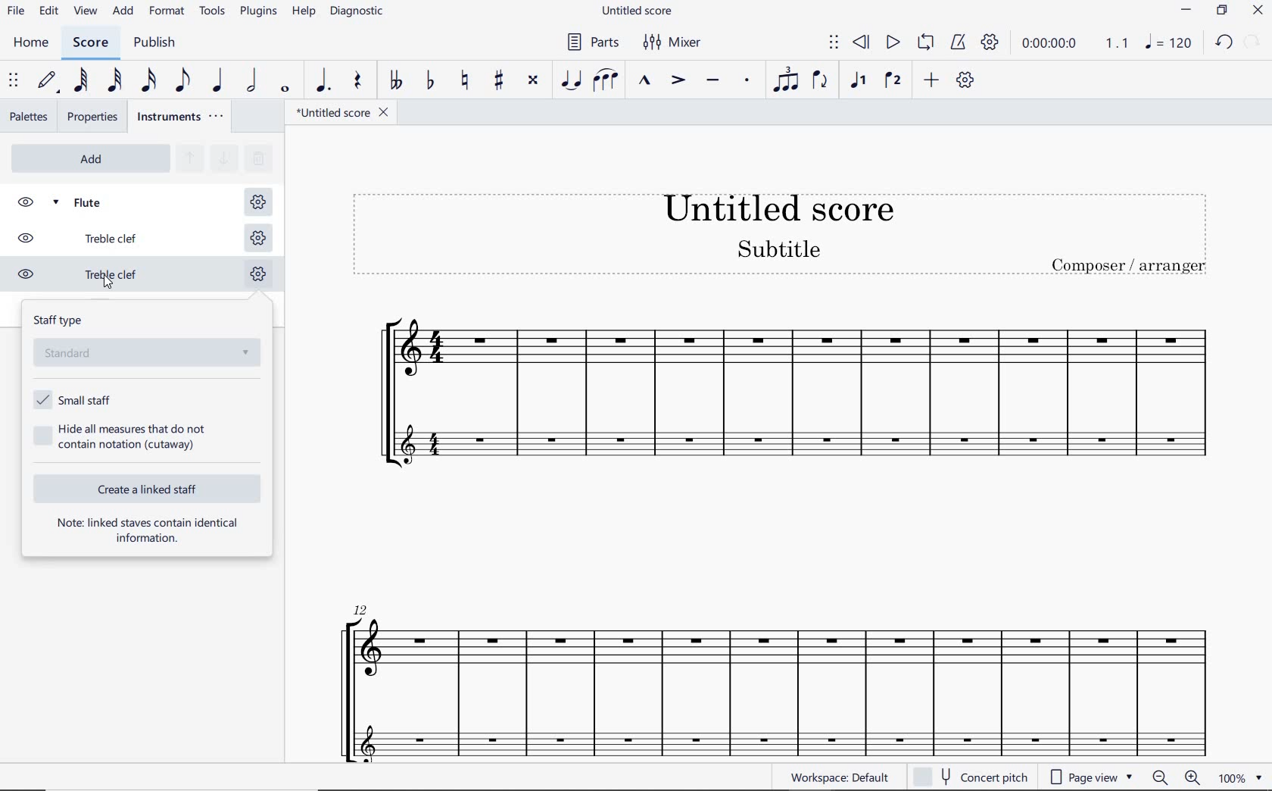  What do you see at coordinates (843, 777) in the screenshot?
I see `WORKSPACE: DEFAULT` at bounding box center [843, 777].